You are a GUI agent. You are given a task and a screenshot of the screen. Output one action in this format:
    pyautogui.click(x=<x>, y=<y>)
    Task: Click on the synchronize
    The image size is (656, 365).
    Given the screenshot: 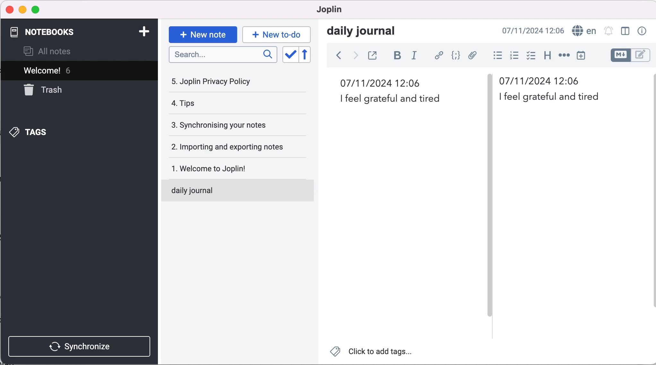 What is the action you would take?
    pyautogui.click(x=81, y=344)
    